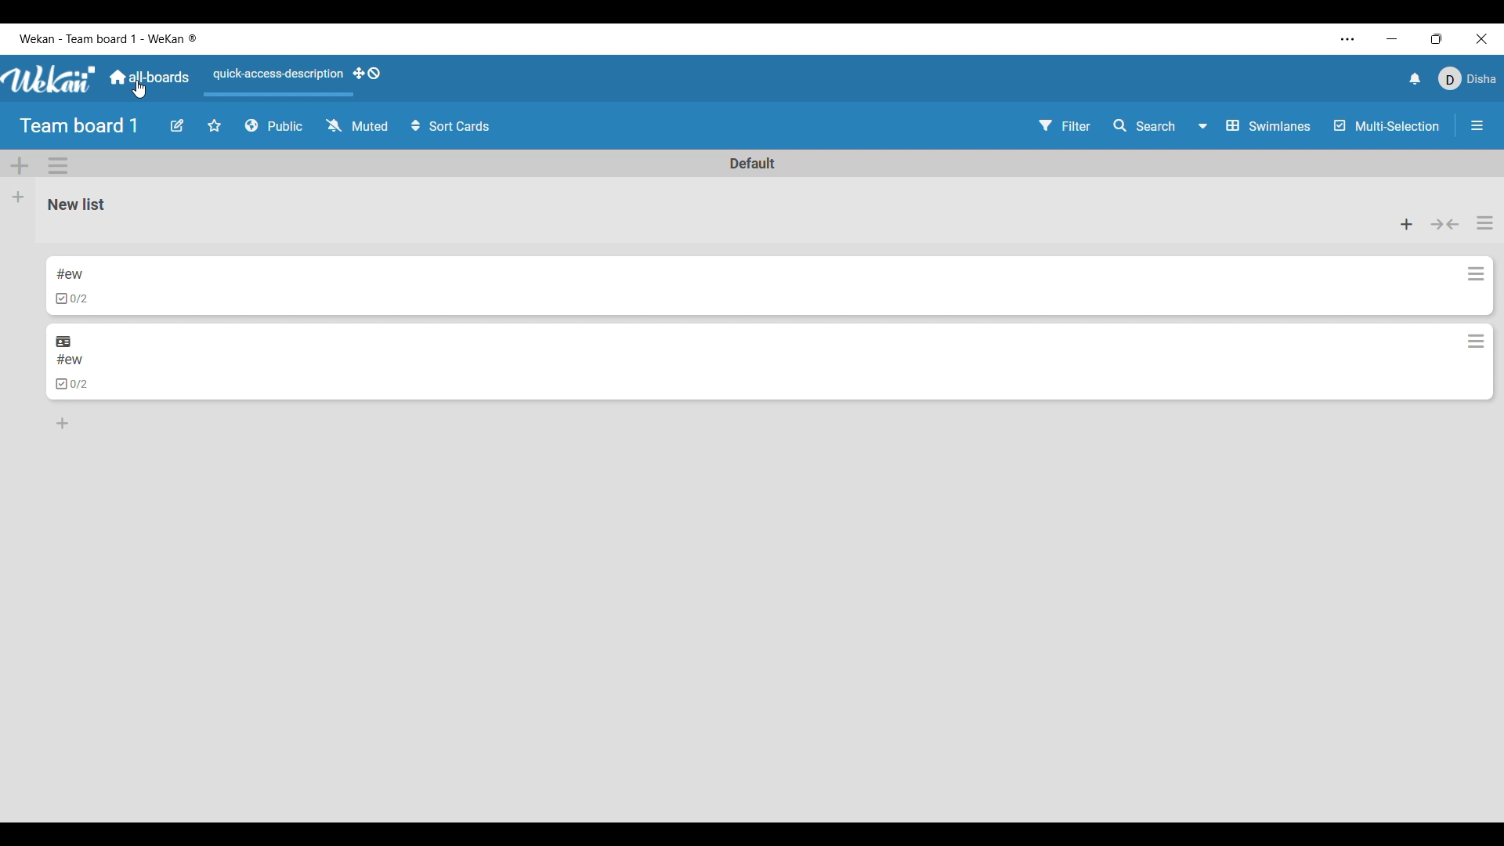 The width and height of the screenshot is (1504, 846). I want to click on Card name, so click(70, 274).